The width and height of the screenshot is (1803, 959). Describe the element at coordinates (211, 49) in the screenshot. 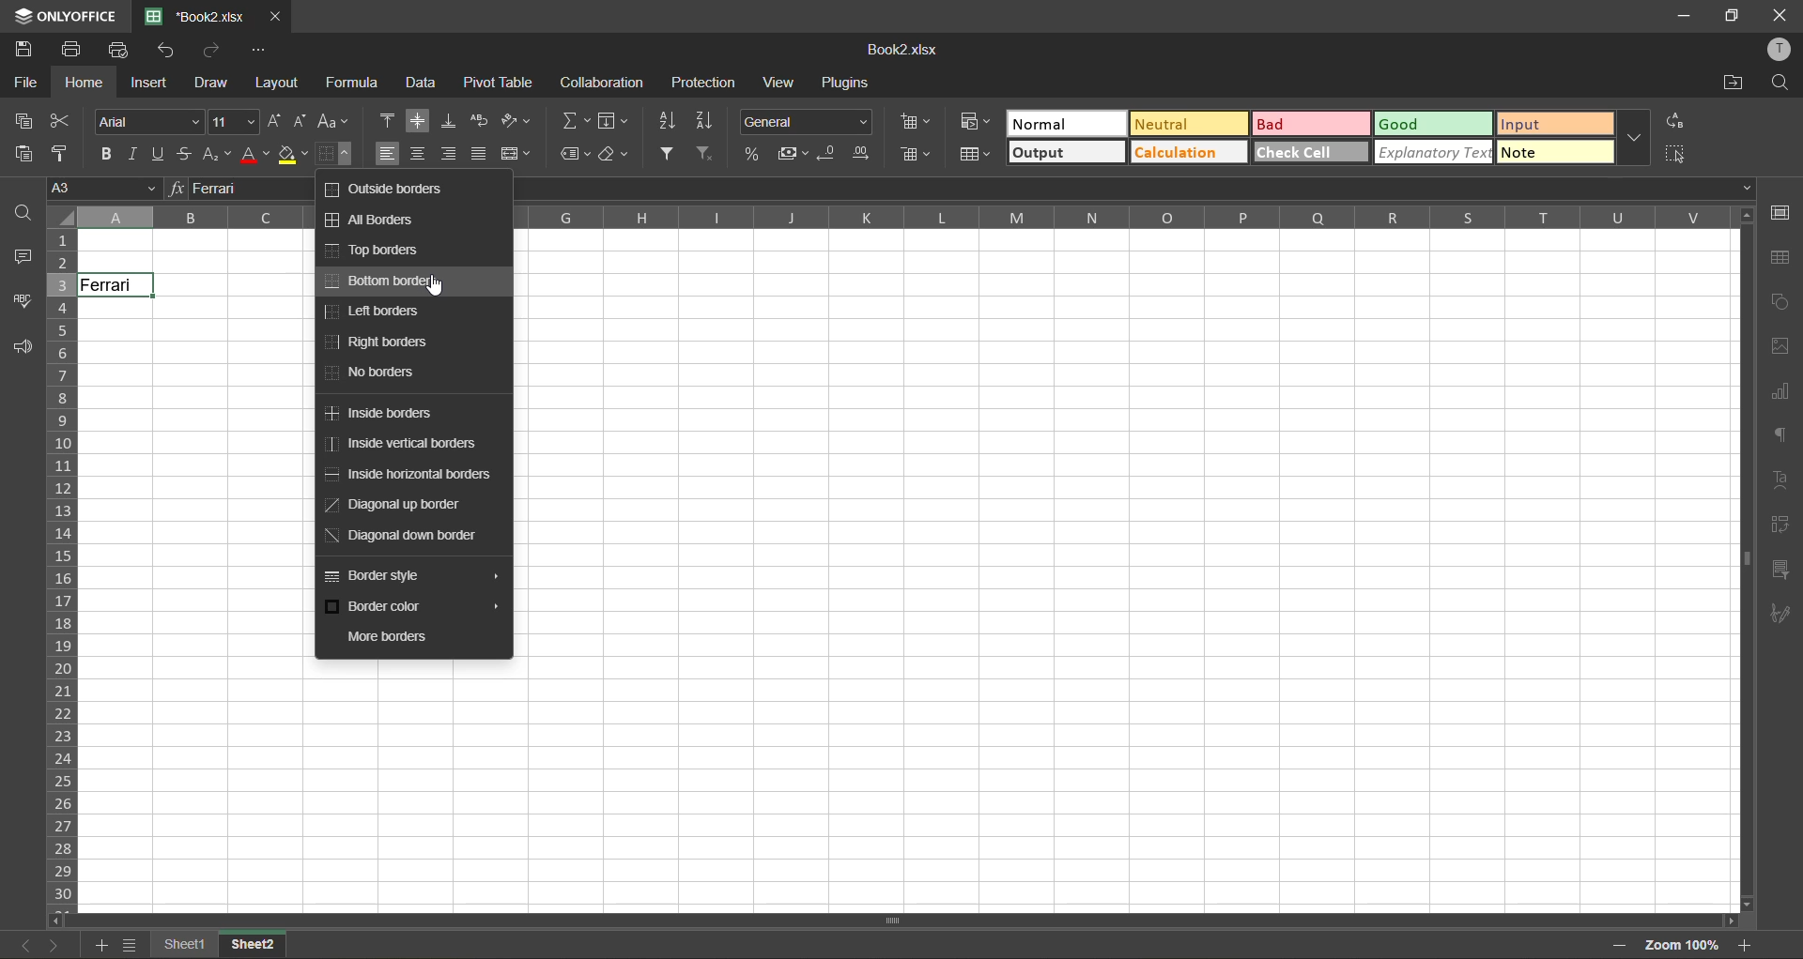

I see `redo` at that location.